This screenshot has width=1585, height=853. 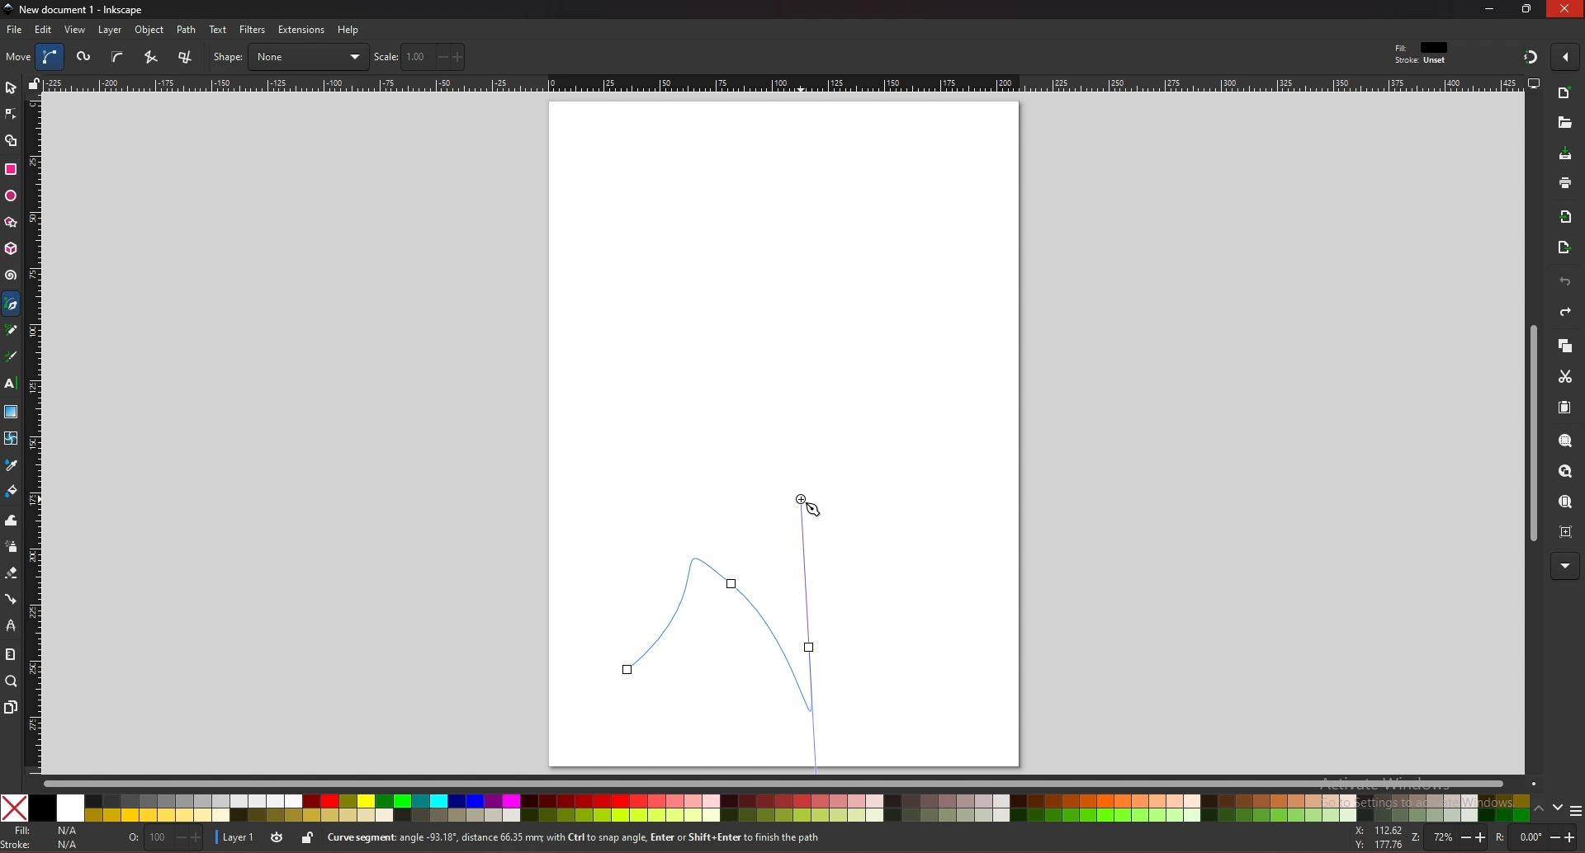 What do you see at coordinates (14, 304) in the screenshot?
I see `pen` at bounding box center [14, 304].